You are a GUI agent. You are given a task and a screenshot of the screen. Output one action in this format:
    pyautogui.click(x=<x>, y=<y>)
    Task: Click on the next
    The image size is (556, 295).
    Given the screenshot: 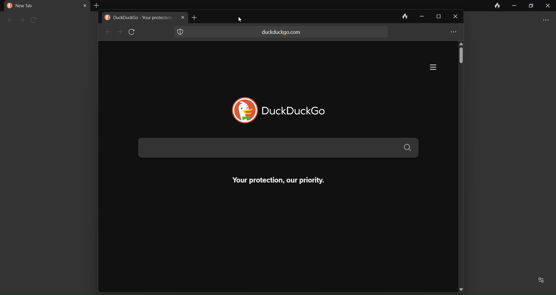 What is the action you would take?
    pyautogui.click(x=21, y=20)
    